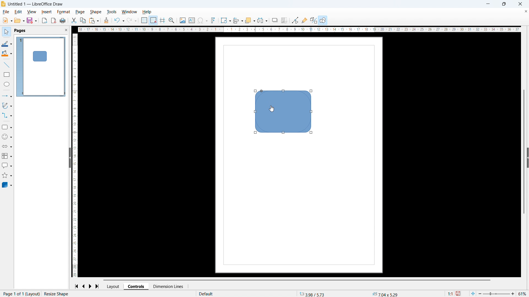 The image size is (529, 297). Describe the element at coordinates (473, 293) in the screenshot. I see `Fit to page ` at that location.